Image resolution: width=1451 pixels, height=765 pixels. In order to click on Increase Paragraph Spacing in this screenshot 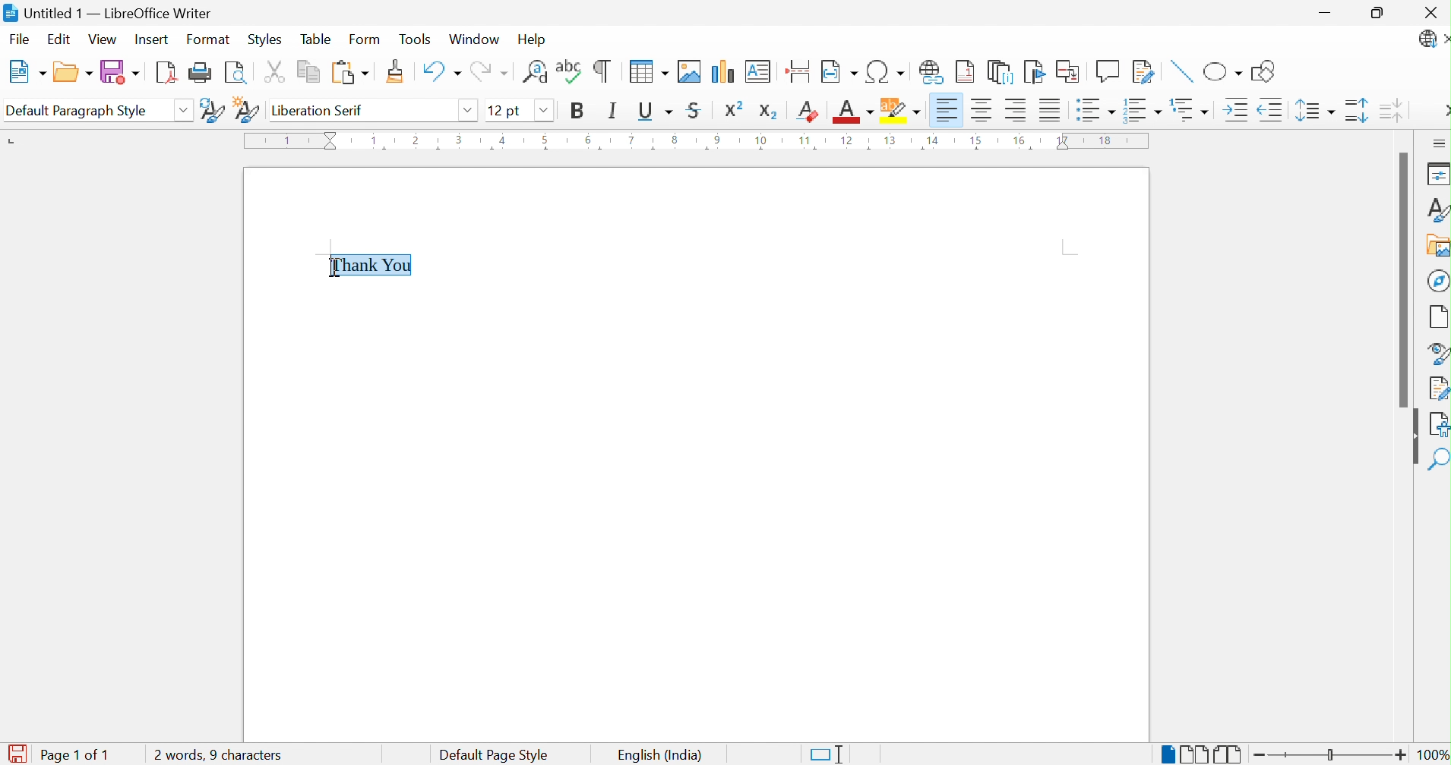, I will do `click(1356, 113)`.